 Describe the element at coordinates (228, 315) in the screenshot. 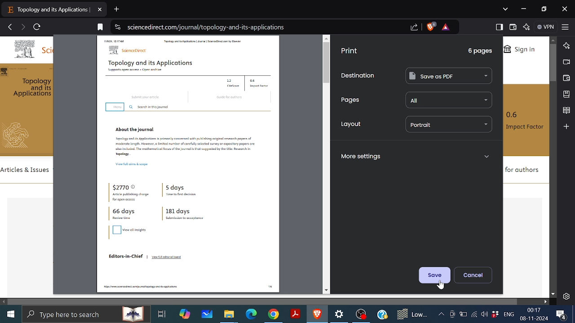

I see `Files` at that location.